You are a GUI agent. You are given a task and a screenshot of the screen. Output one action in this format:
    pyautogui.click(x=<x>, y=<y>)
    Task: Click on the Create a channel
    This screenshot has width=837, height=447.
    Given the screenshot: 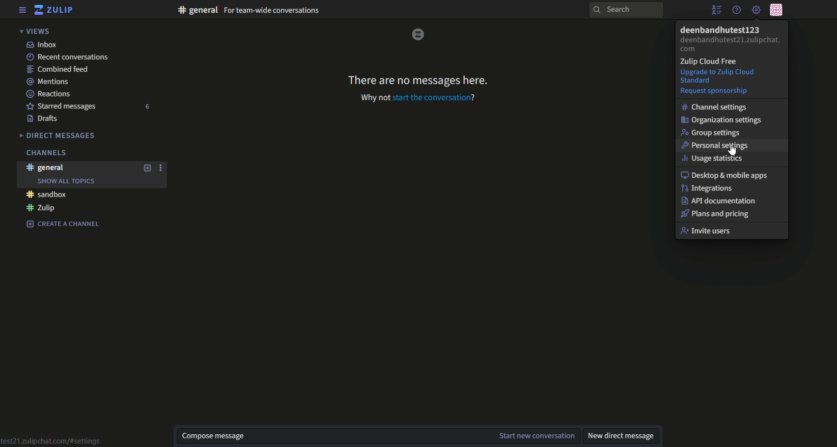 What is the action you would take?
    pyautogui.click(x=63, y=223)
    